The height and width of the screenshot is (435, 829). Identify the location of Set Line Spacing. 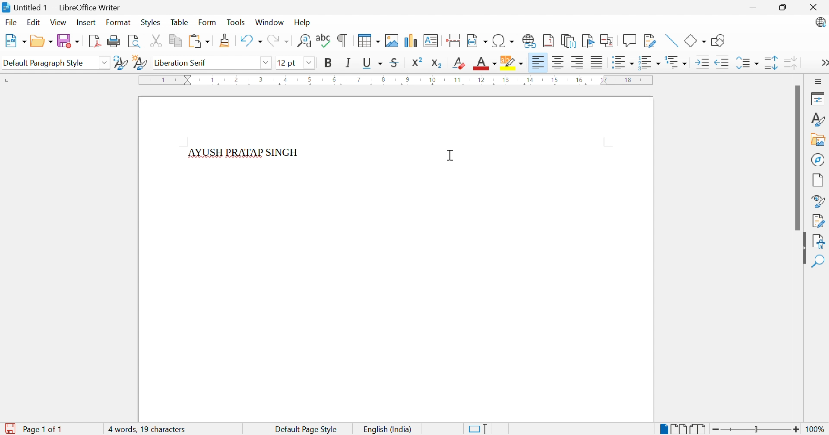
(747, 63).